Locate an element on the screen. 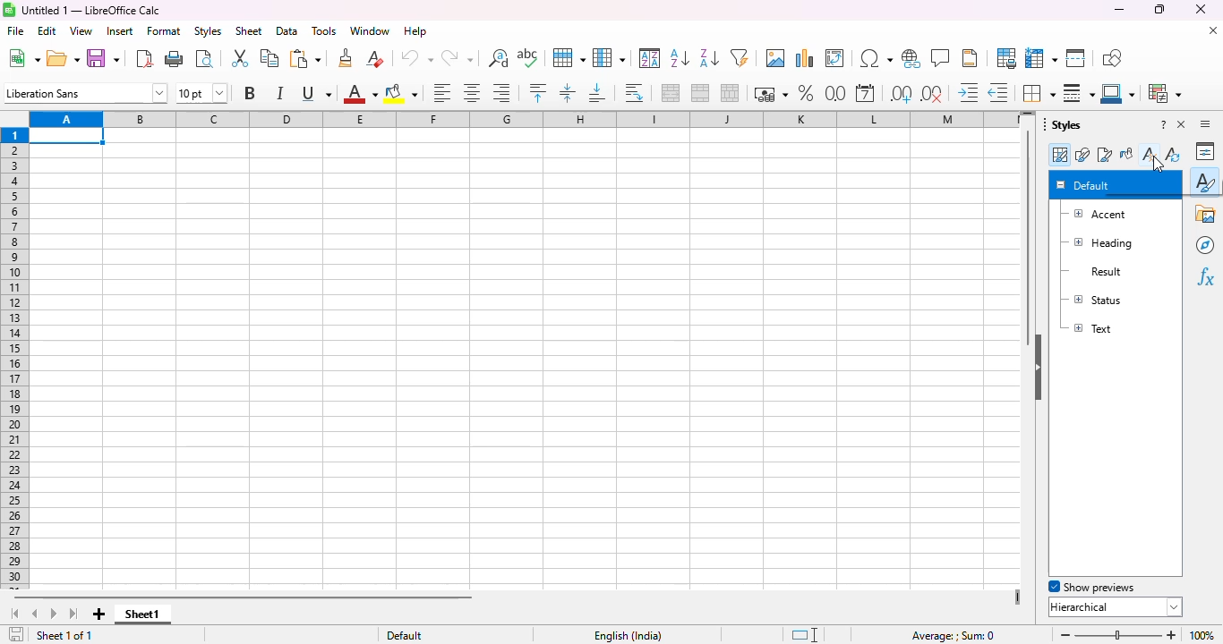 The image size is (1223, 644). format as date is located at coordinates (865, 93).